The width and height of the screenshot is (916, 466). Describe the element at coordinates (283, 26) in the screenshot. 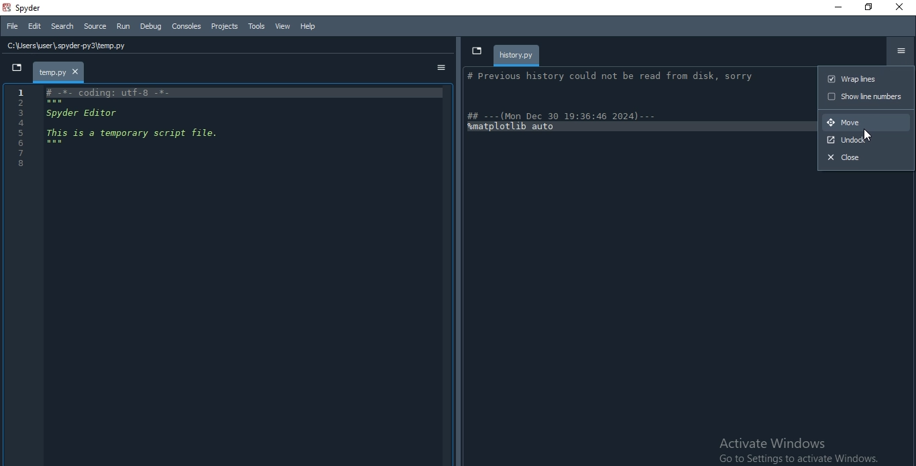

I see `View` at that location.